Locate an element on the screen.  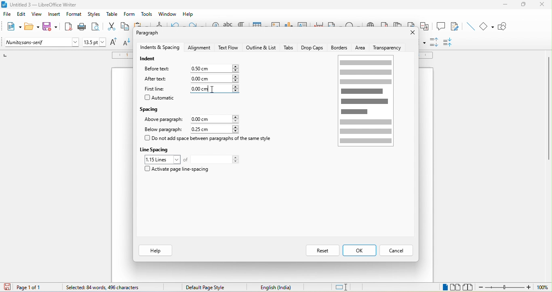
total lines is located at coordinates (215, 159).